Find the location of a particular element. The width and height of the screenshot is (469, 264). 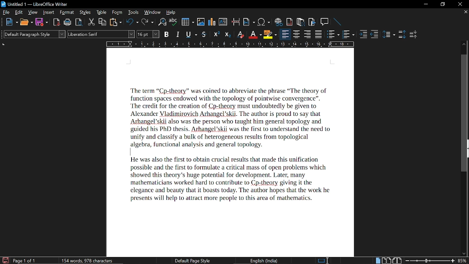

restore down is located at coordinates (442, 4).